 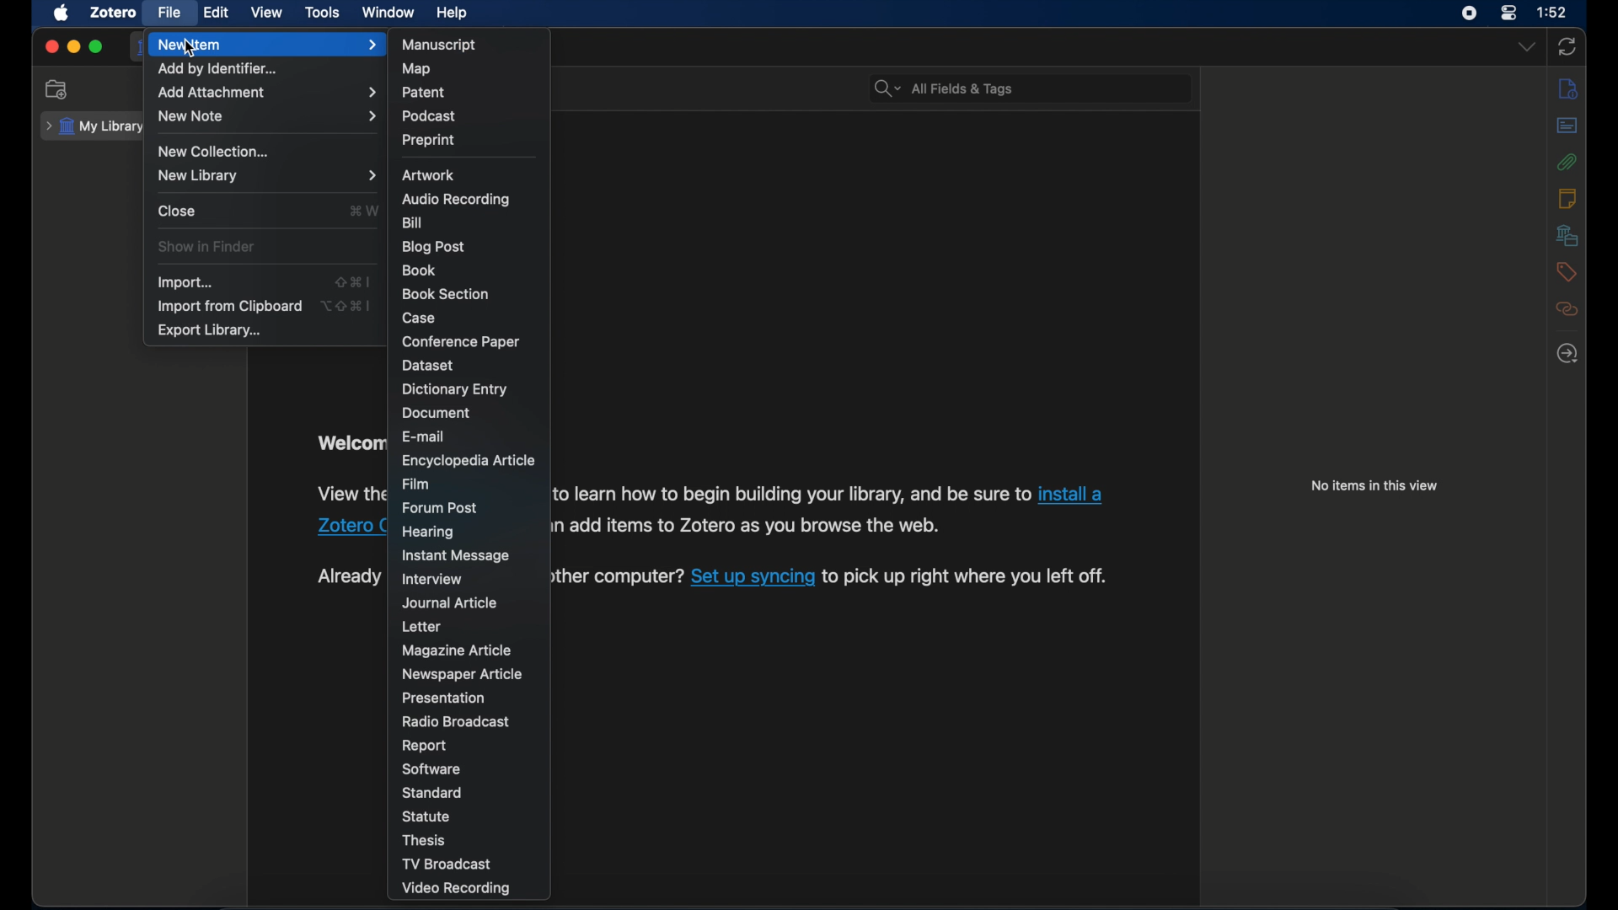 What do you see at coordinates (347, 576) in the screenshot?
I see `Already` at bounding box center [347, 576].